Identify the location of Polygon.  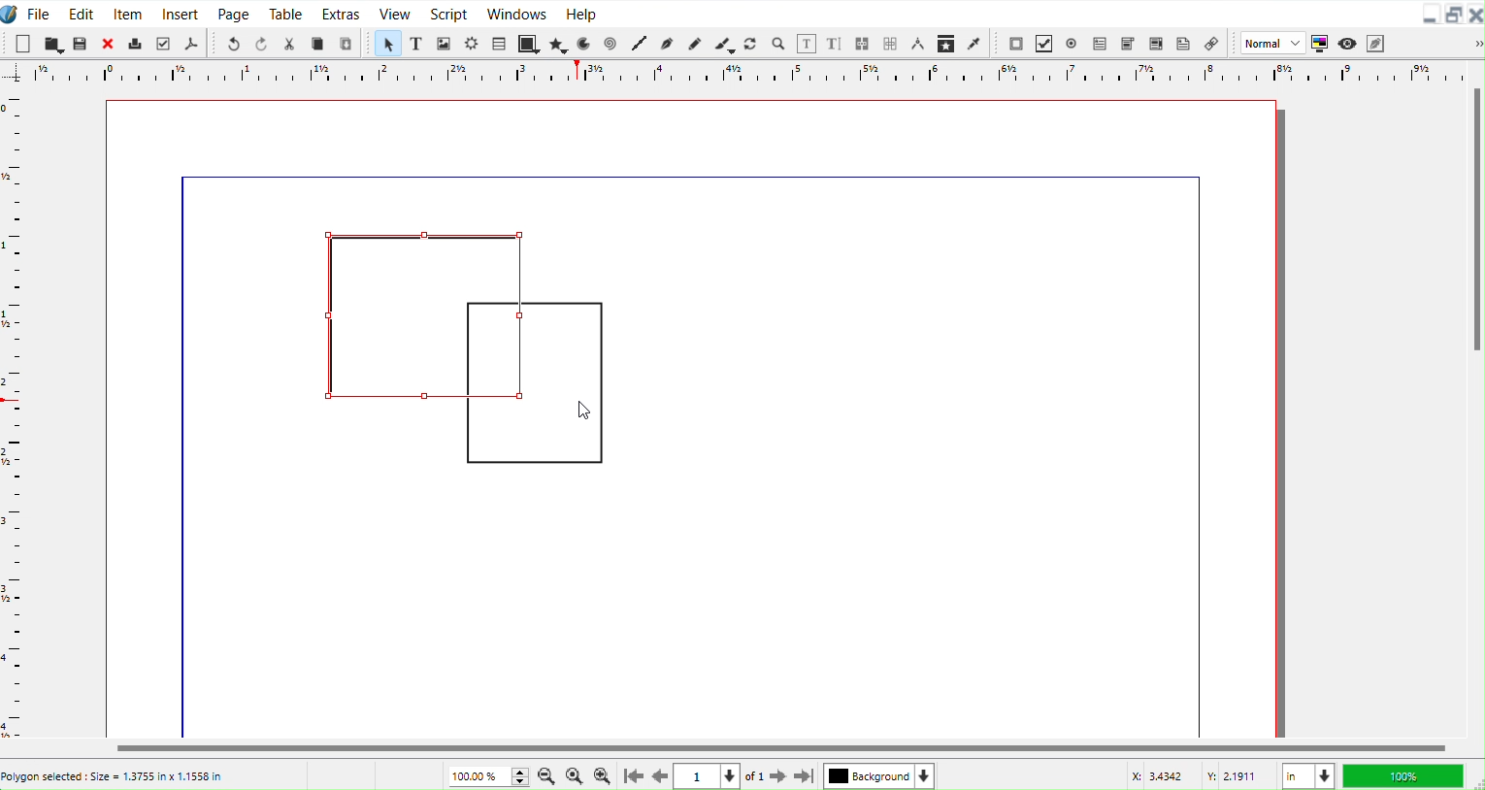
(559, 45).